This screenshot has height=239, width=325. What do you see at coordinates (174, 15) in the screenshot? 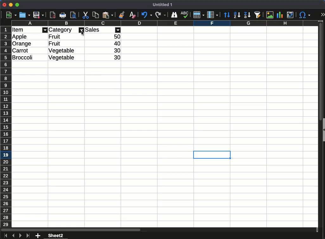
I see `finder` at bounding box center [174, 15].